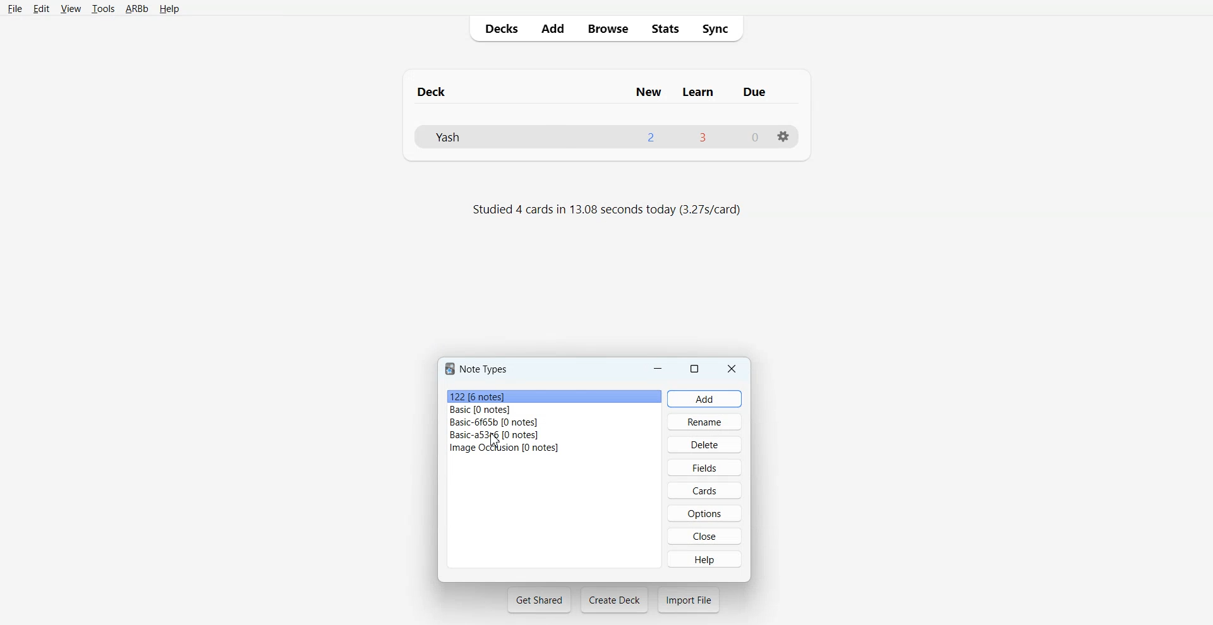  Describe the element at coordinates (15, 8) in the screenshot. I see `File` at that location.